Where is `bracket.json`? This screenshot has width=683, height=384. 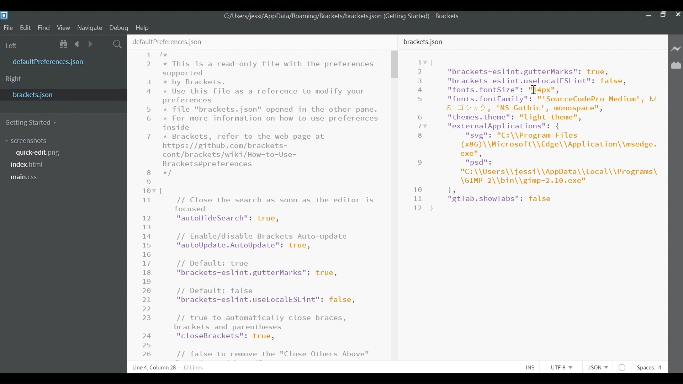
bracket.json is located at coordinates (424, 42).